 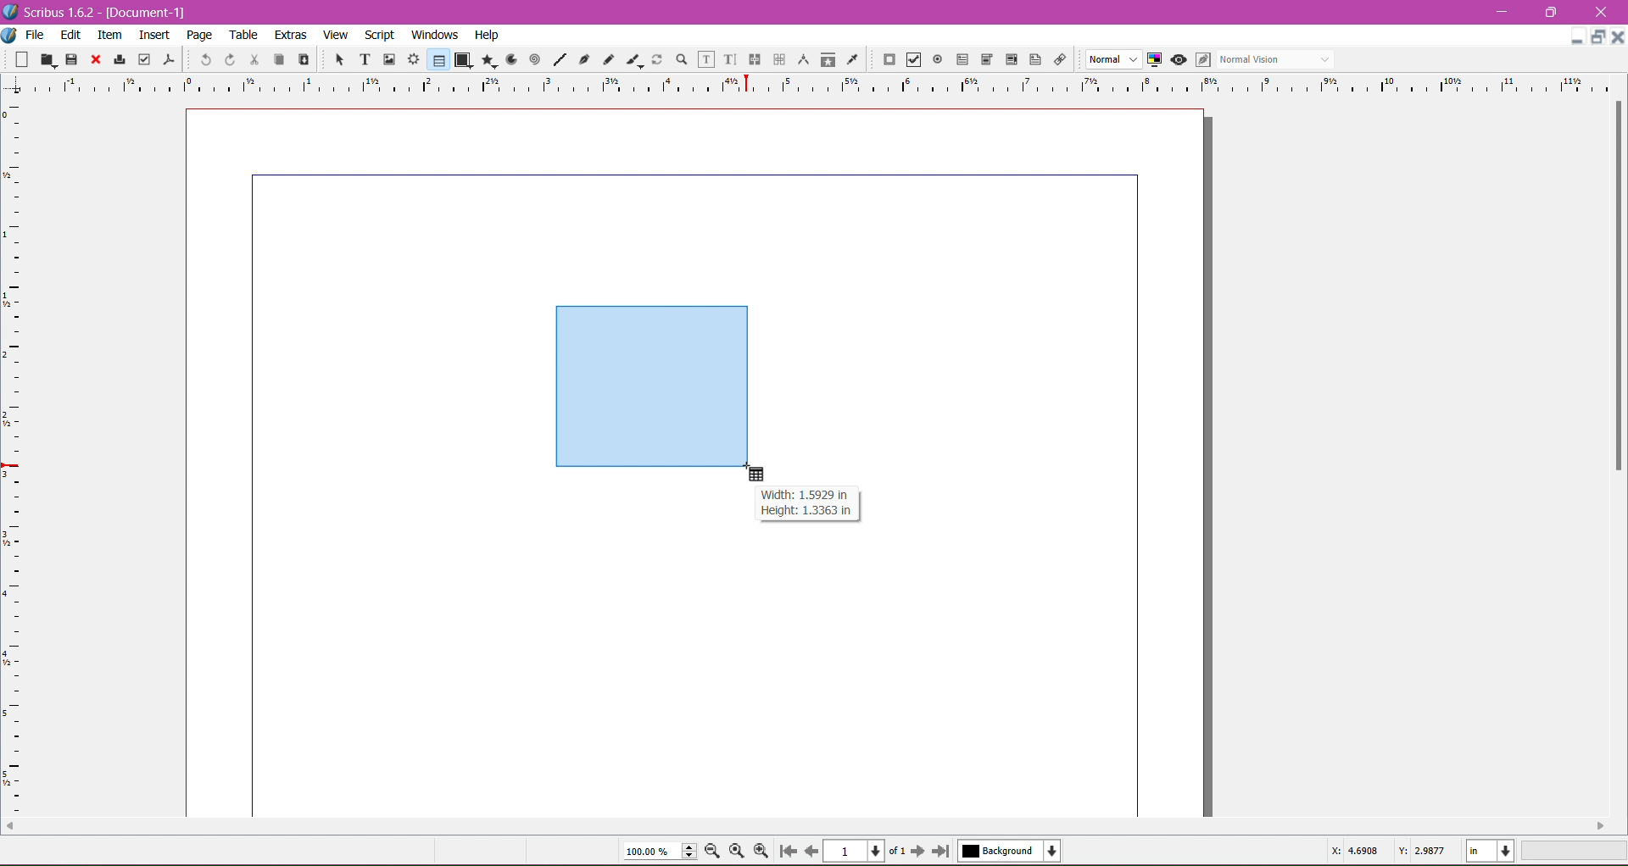 I want to click on Arc, so click(x=510, y=58).